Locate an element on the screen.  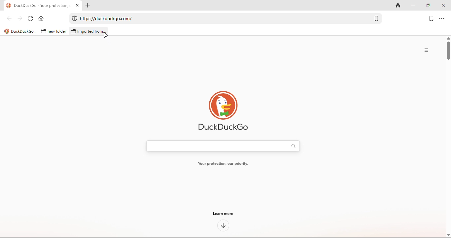
refresh is located at coordinates (30, 18).